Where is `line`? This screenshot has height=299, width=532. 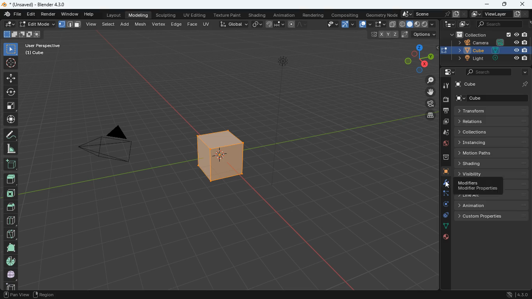
line is located at coordinates (470, 196).